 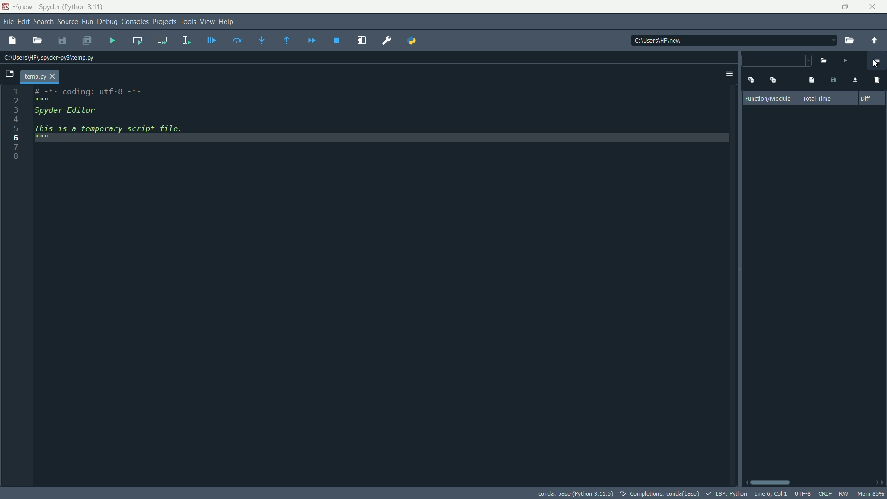 What do you see at coordinates (772, 80) in the screenshot?
I see `expand one level down` at bounding box center [772, 80].